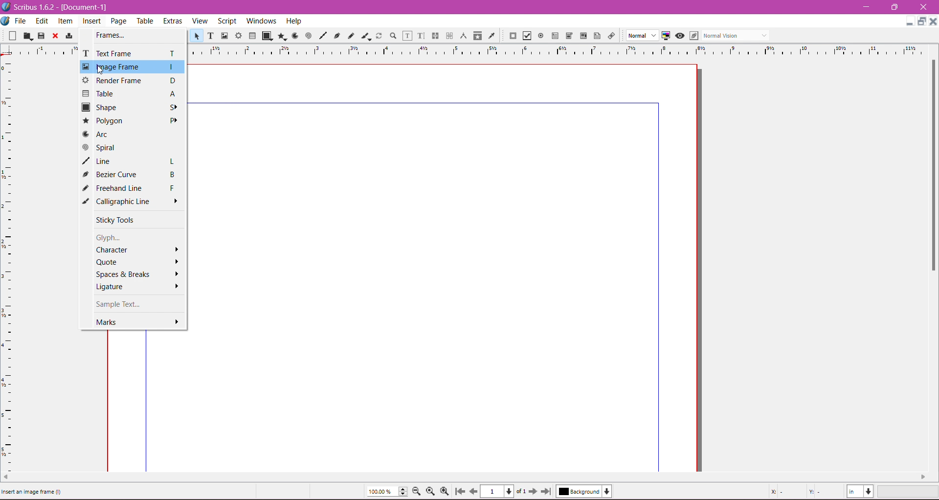 This screenshot has height=500, width=939. Describe the element at coordinates (210, 37) in the screenshot. I see `Text Frame` at that location.